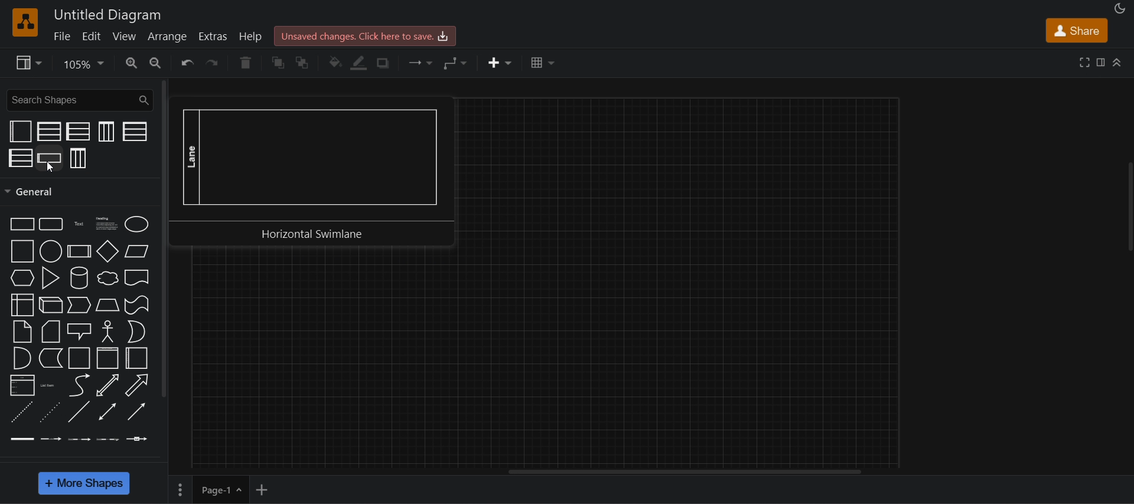 This screenshot has width=1134, height=504. What do you see at coordinates (50, 305) in the screenshot?
I see `cube ` at bounding box center [50, 305].